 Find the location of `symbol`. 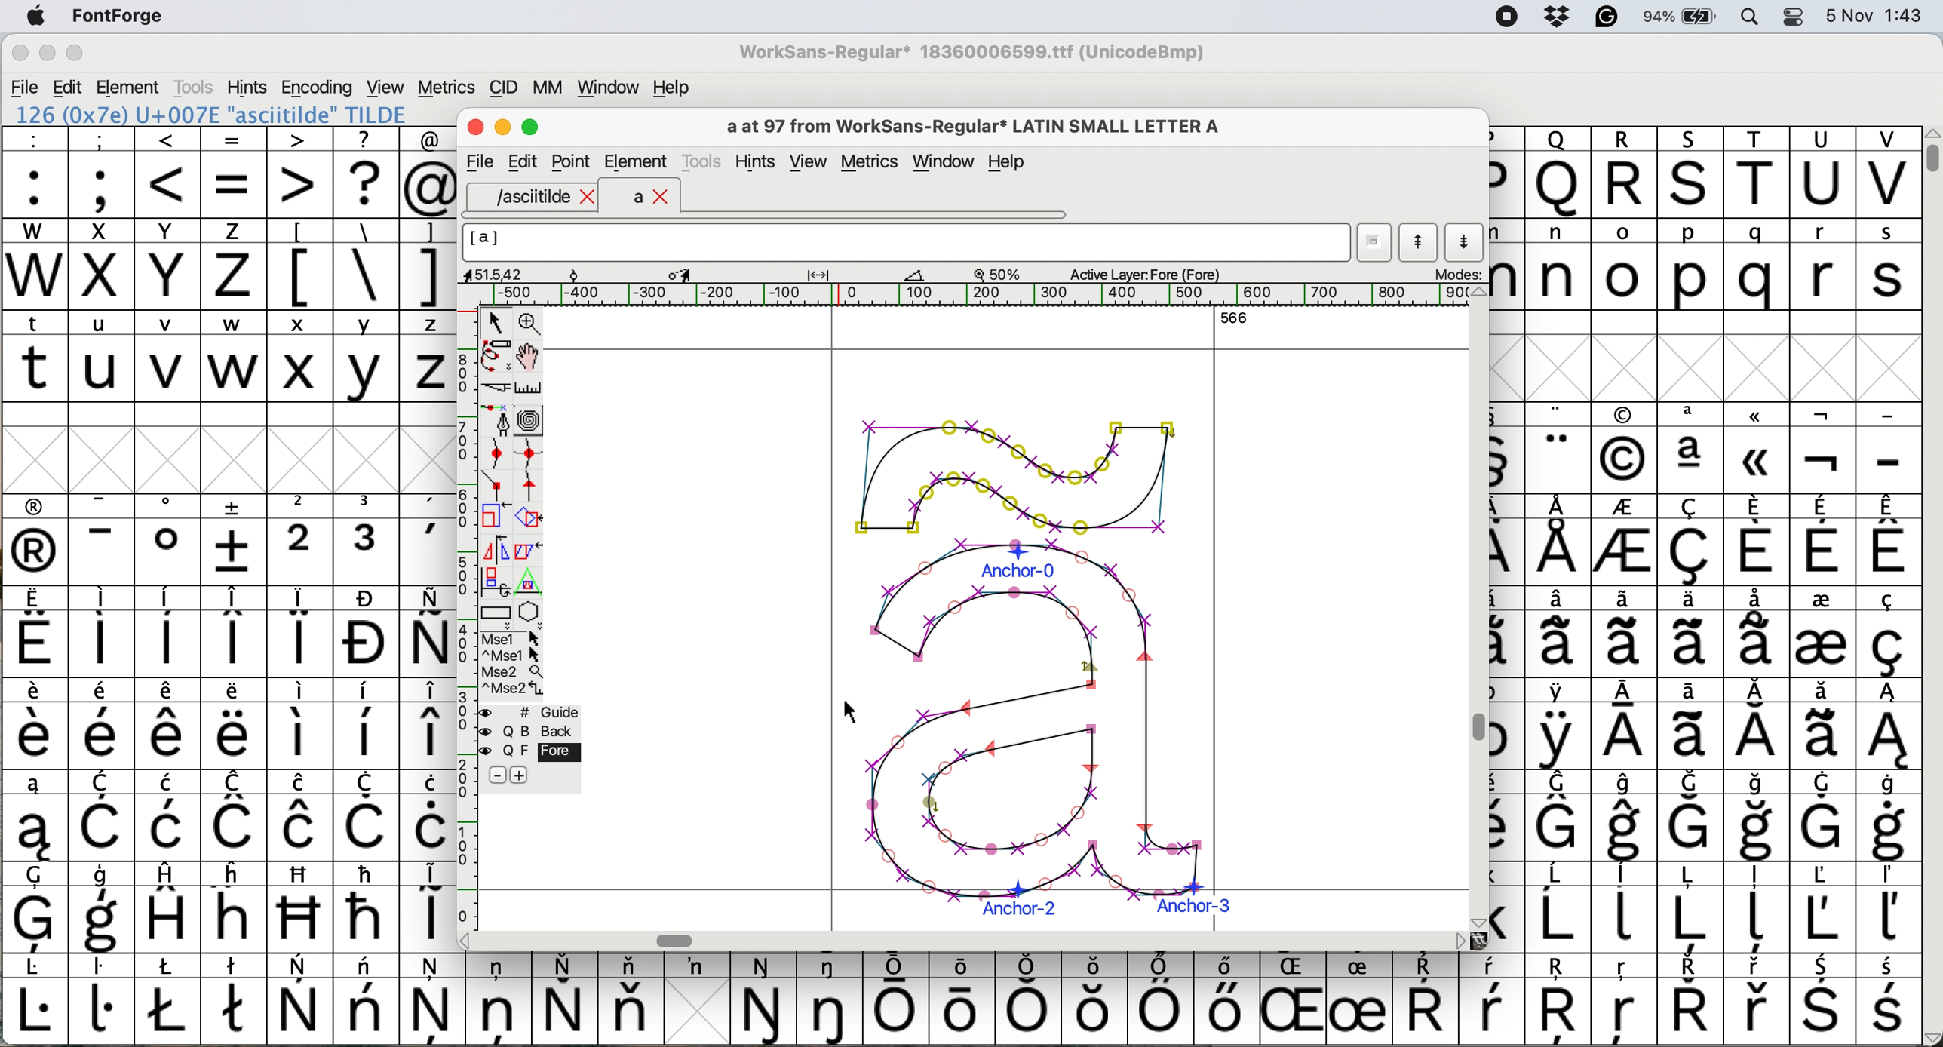

symbol is located at coordinates (168, 631).